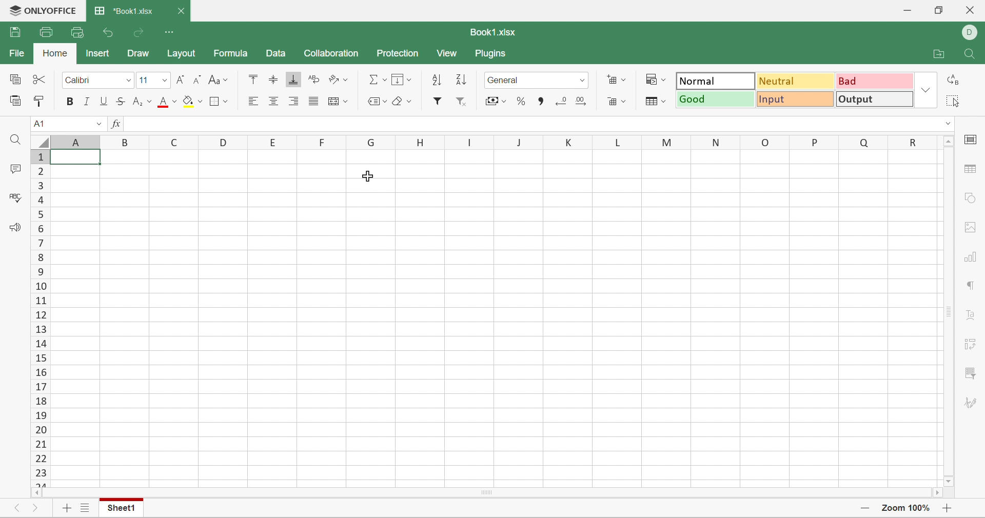  What do you see at coordinates (797, 81) in the screenshot?
I see `Neutral` at bounding box center [797, 81].